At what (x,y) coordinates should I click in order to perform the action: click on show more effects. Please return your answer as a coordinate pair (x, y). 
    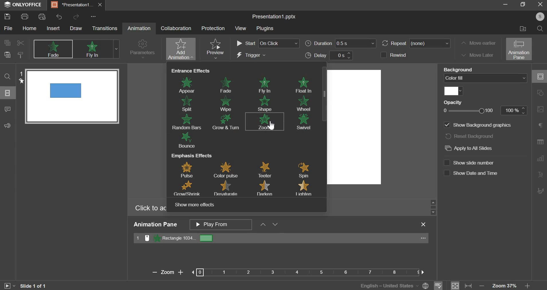
    Looking at the image, I should click on (245, 203).